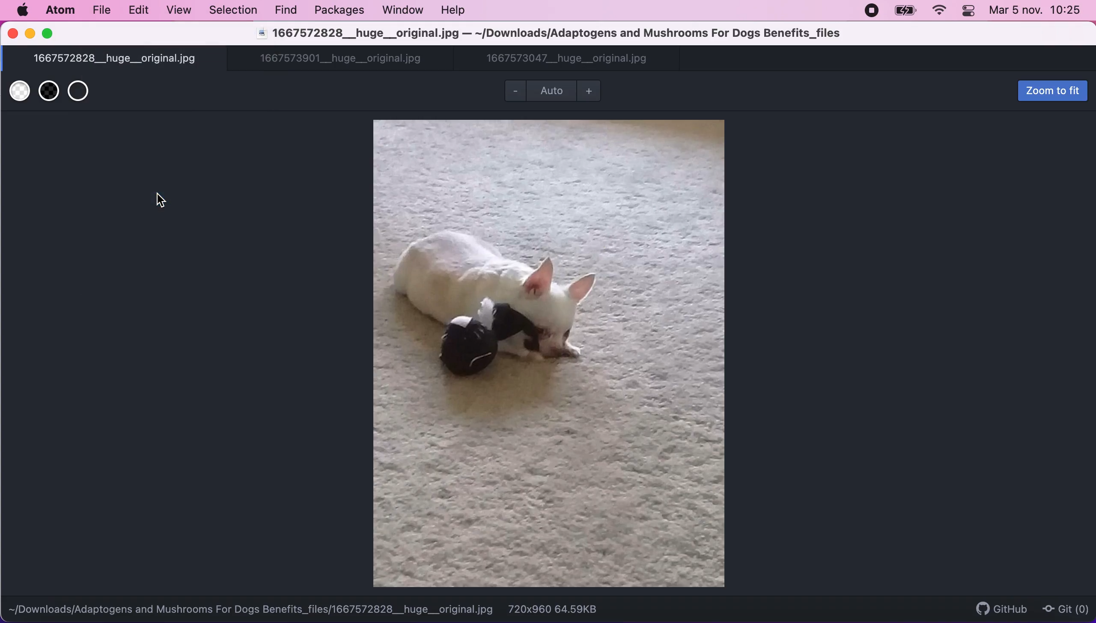 This screenshot has height=623, width=1096. Describe the element at coordinates (872, 11) in the screenshot. I see `recording stopped` at that location.